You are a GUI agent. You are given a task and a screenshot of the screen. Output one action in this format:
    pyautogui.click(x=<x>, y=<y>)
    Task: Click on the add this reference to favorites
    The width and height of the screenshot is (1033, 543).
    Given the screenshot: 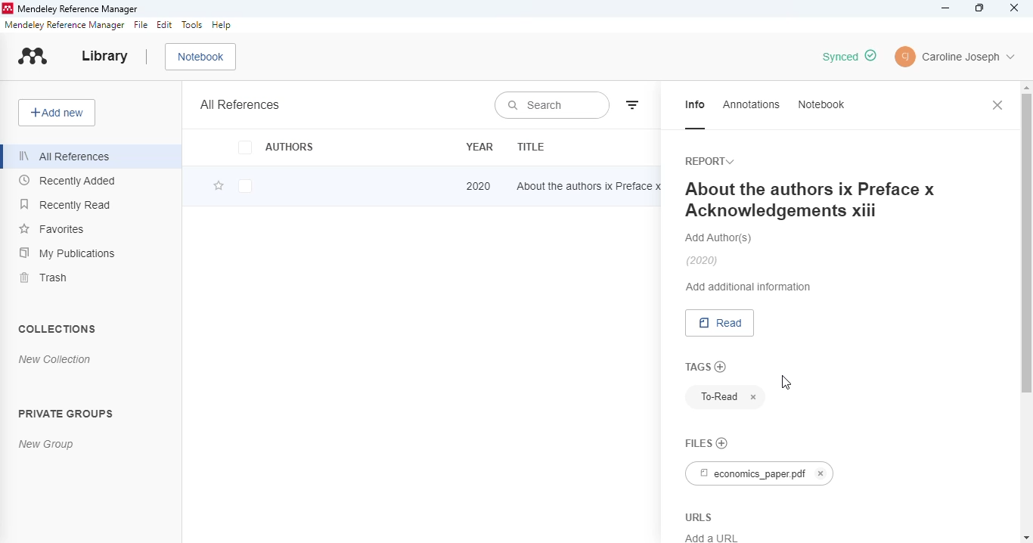 What is the action you would take?
    pyautogui.click(x=219, y=186)
    